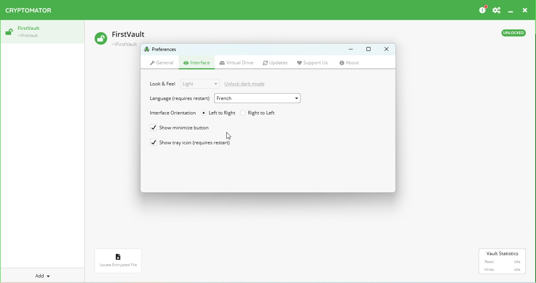  I want to click on Cursor, so click(228, 136).